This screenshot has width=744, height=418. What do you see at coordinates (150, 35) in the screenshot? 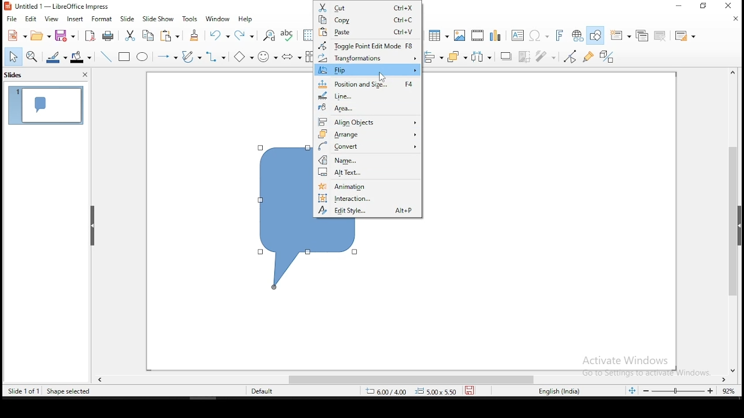
I see `copy` at bounding box center [150, 35].